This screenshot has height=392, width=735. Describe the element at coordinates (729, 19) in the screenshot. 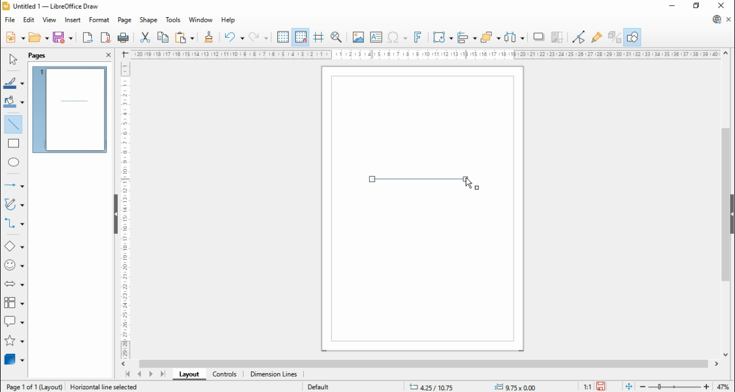

I see `close document` at that location.